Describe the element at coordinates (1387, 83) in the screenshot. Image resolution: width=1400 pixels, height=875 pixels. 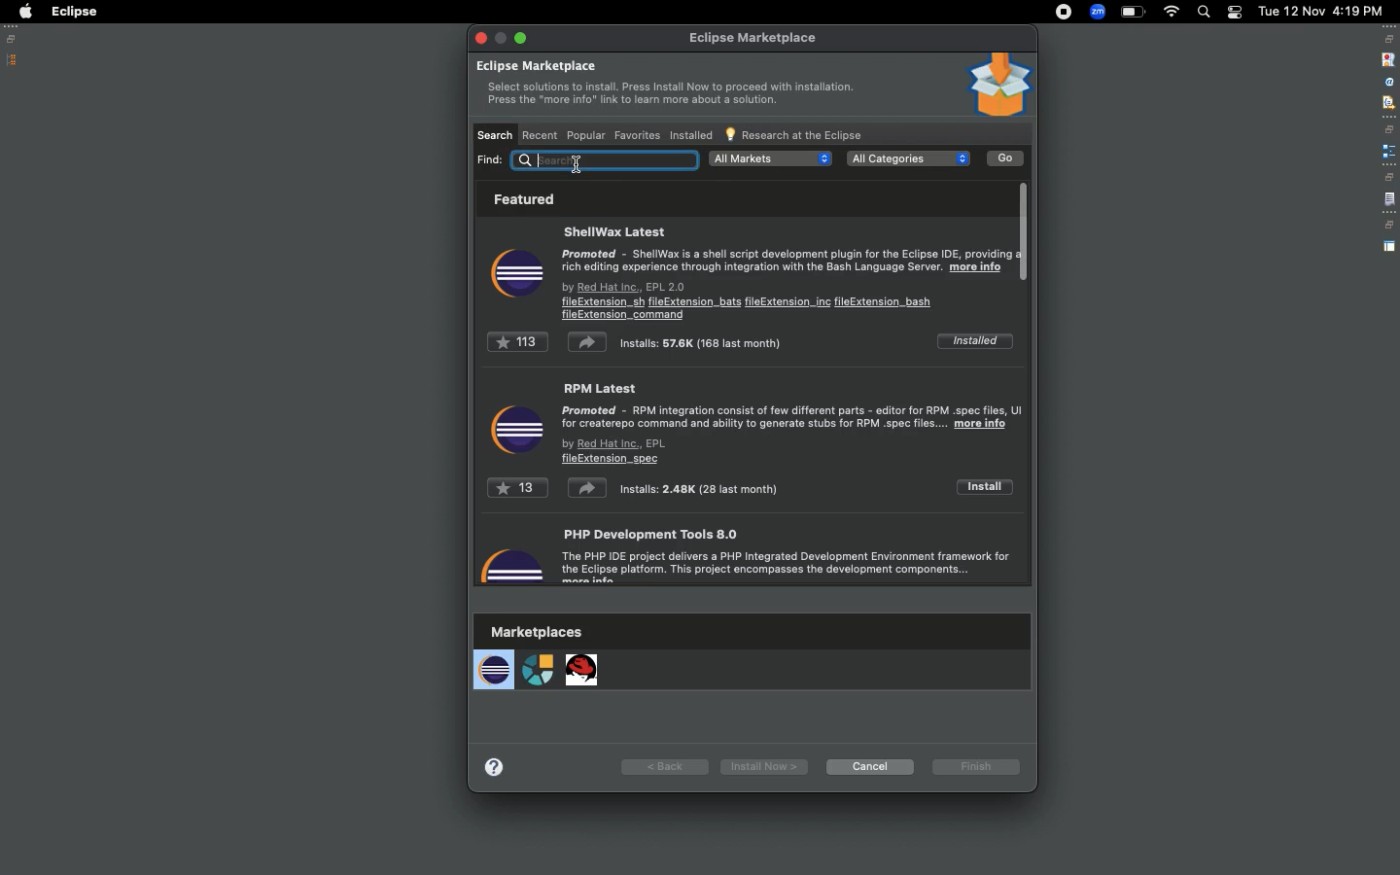
I see `attribute` at that location.